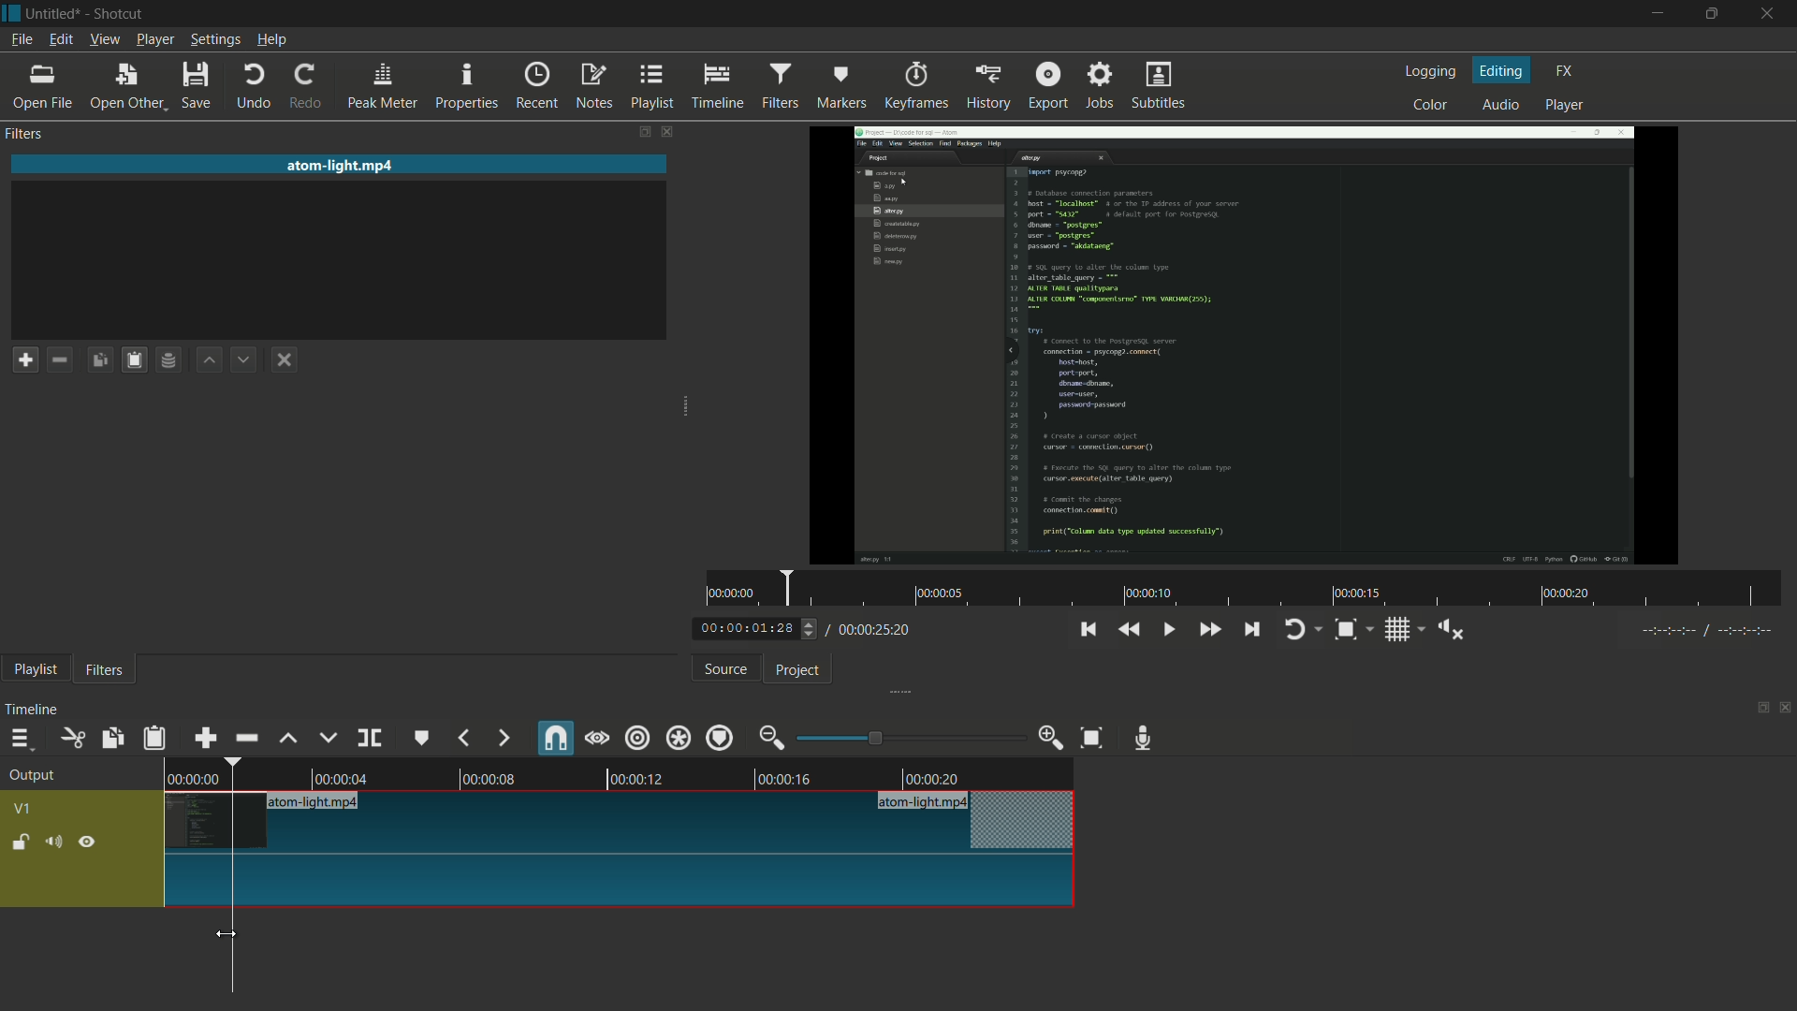 The height and width of the screenshot is (1011, 1797). Describe the element at coordinates (1716, 14) in the screenshot. I see `maximize` at that location.